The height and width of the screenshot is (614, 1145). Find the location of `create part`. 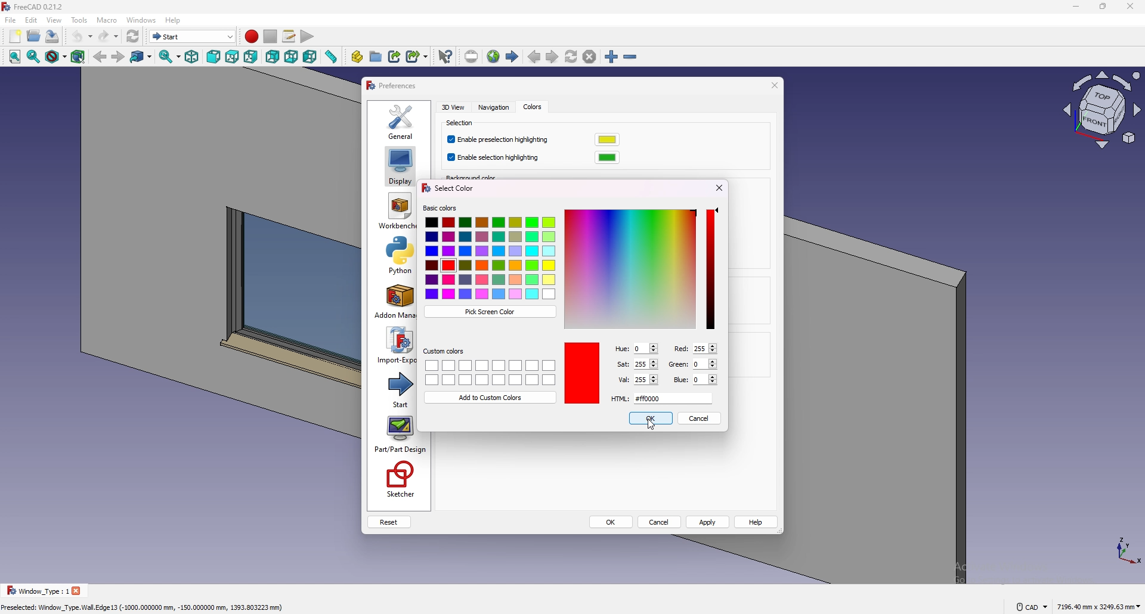

create part is located at coordinates (357, 57).